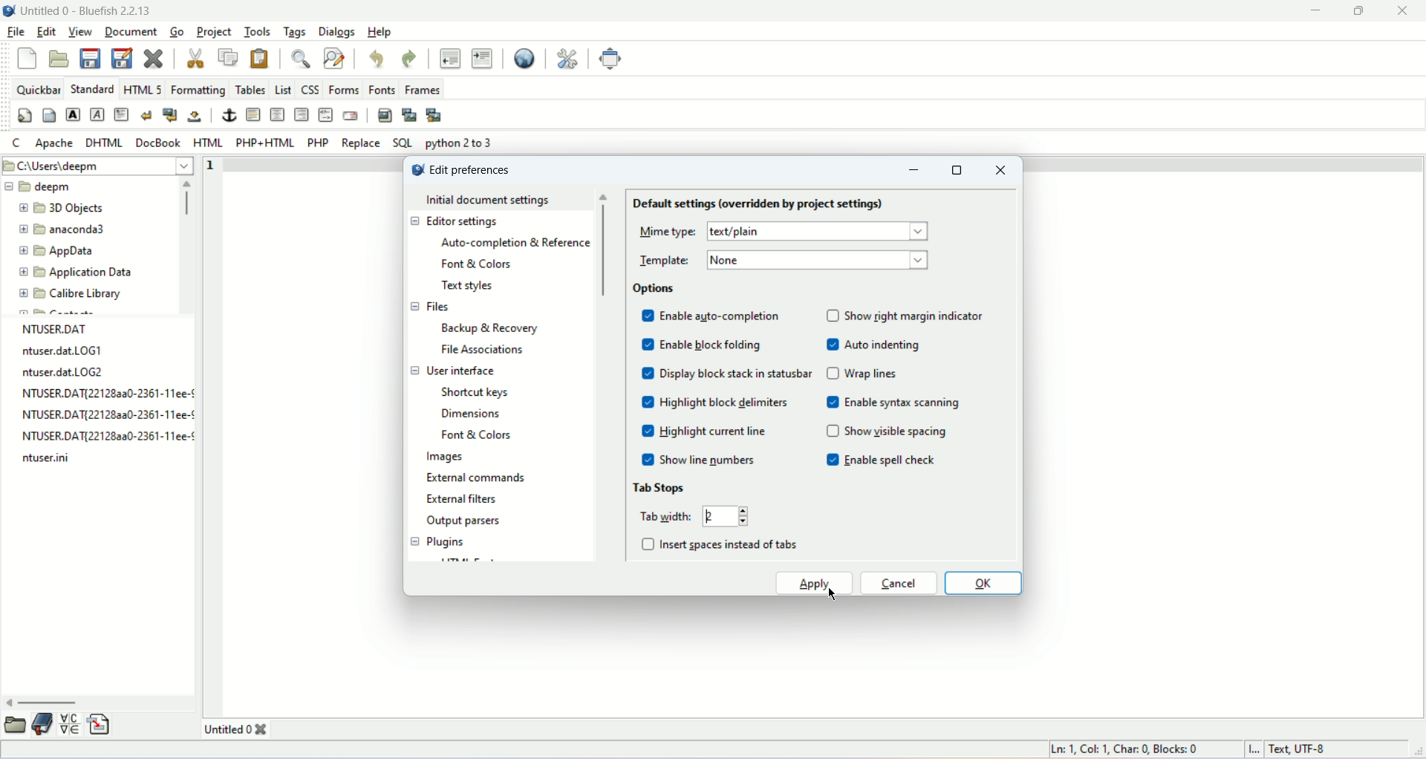 Image resolution: width=1426 pixels, height=759 pixels. Describe the element at coordinates (1295, 751) in the screenshot. I see `text, UTF-8` at that location.